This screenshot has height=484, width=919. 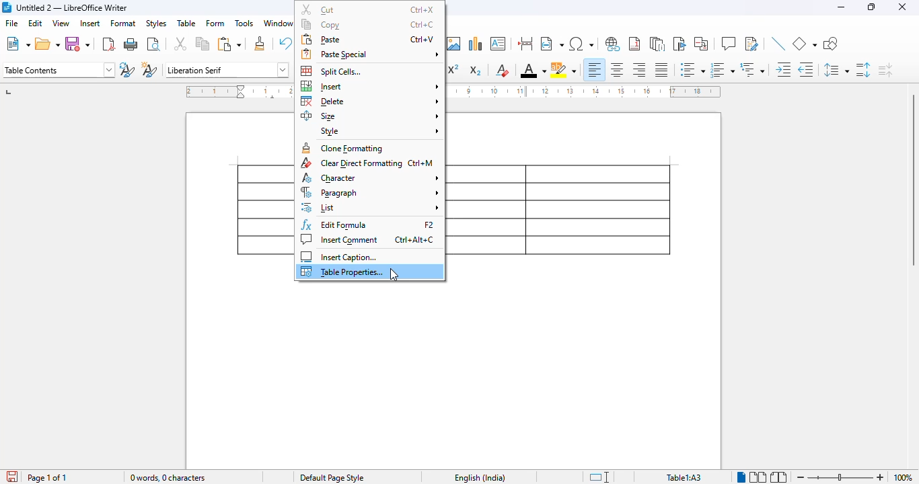 I want to click on decrease paragraph spacing, so click(x=885, y=70).